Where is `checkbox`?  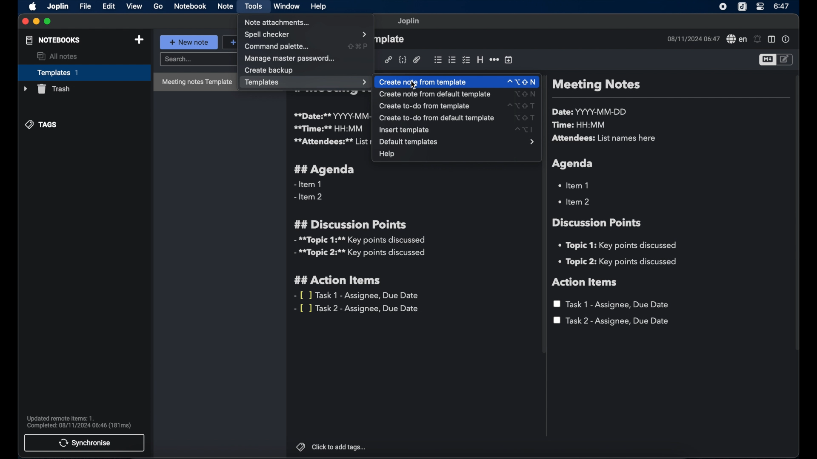
checkbox is located at coordinates (466, 60).